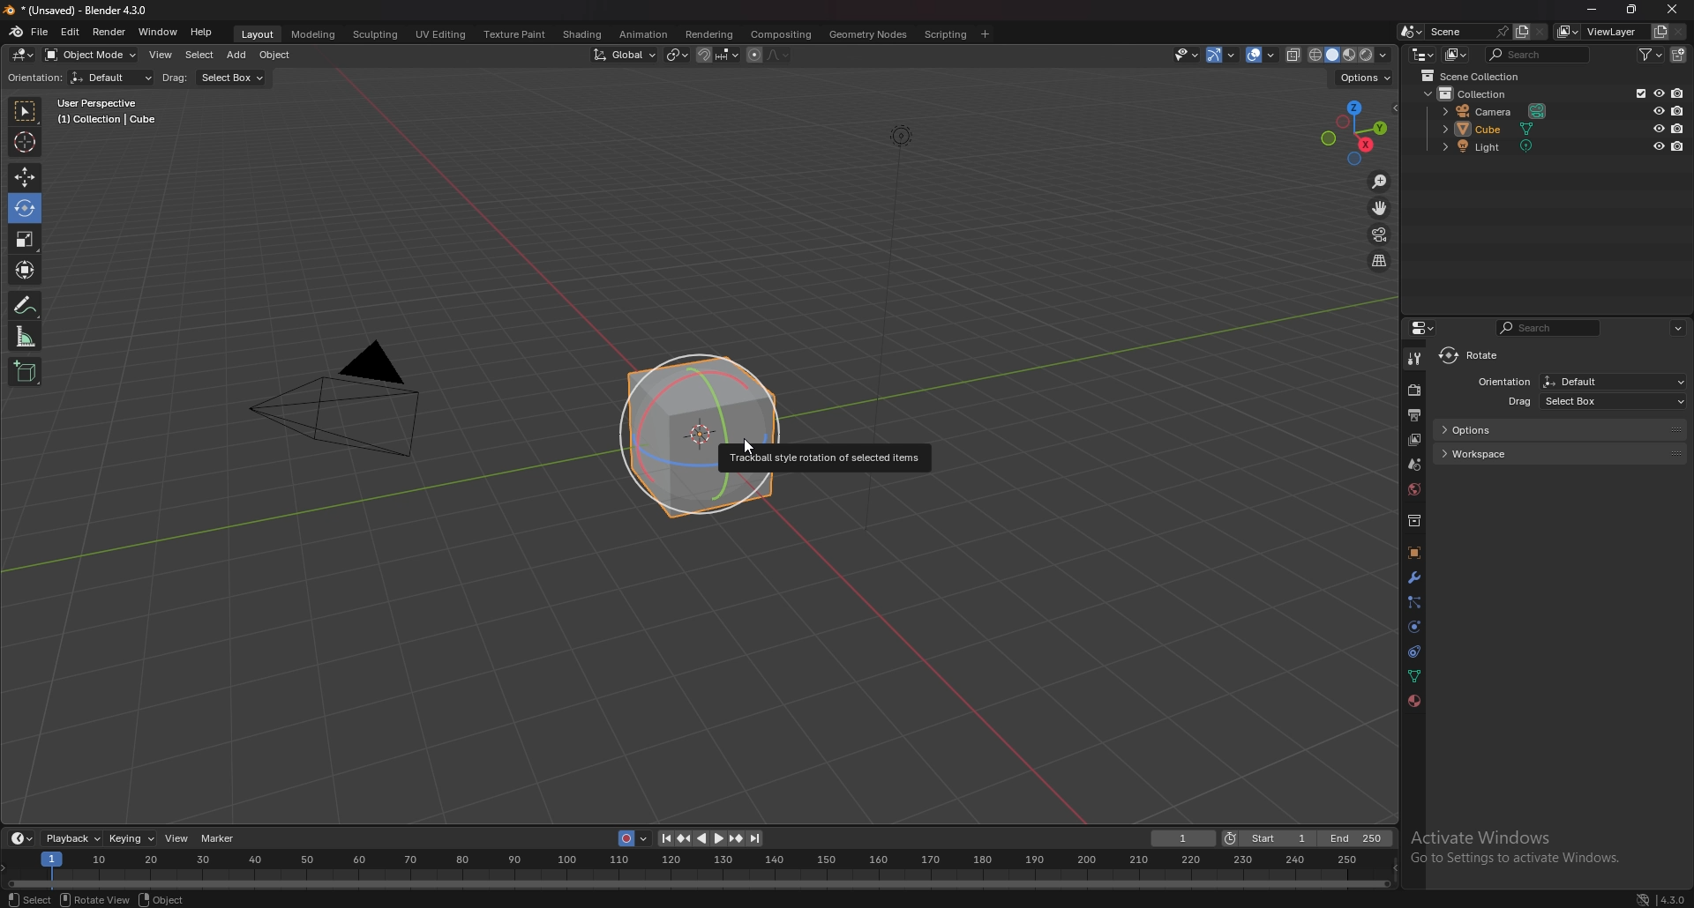 This screenshot has height=908, width=1694. What do you see at coordinates (1422, 55) in the screenshot?
I see `editor type` at bounding box center [1422, 55].